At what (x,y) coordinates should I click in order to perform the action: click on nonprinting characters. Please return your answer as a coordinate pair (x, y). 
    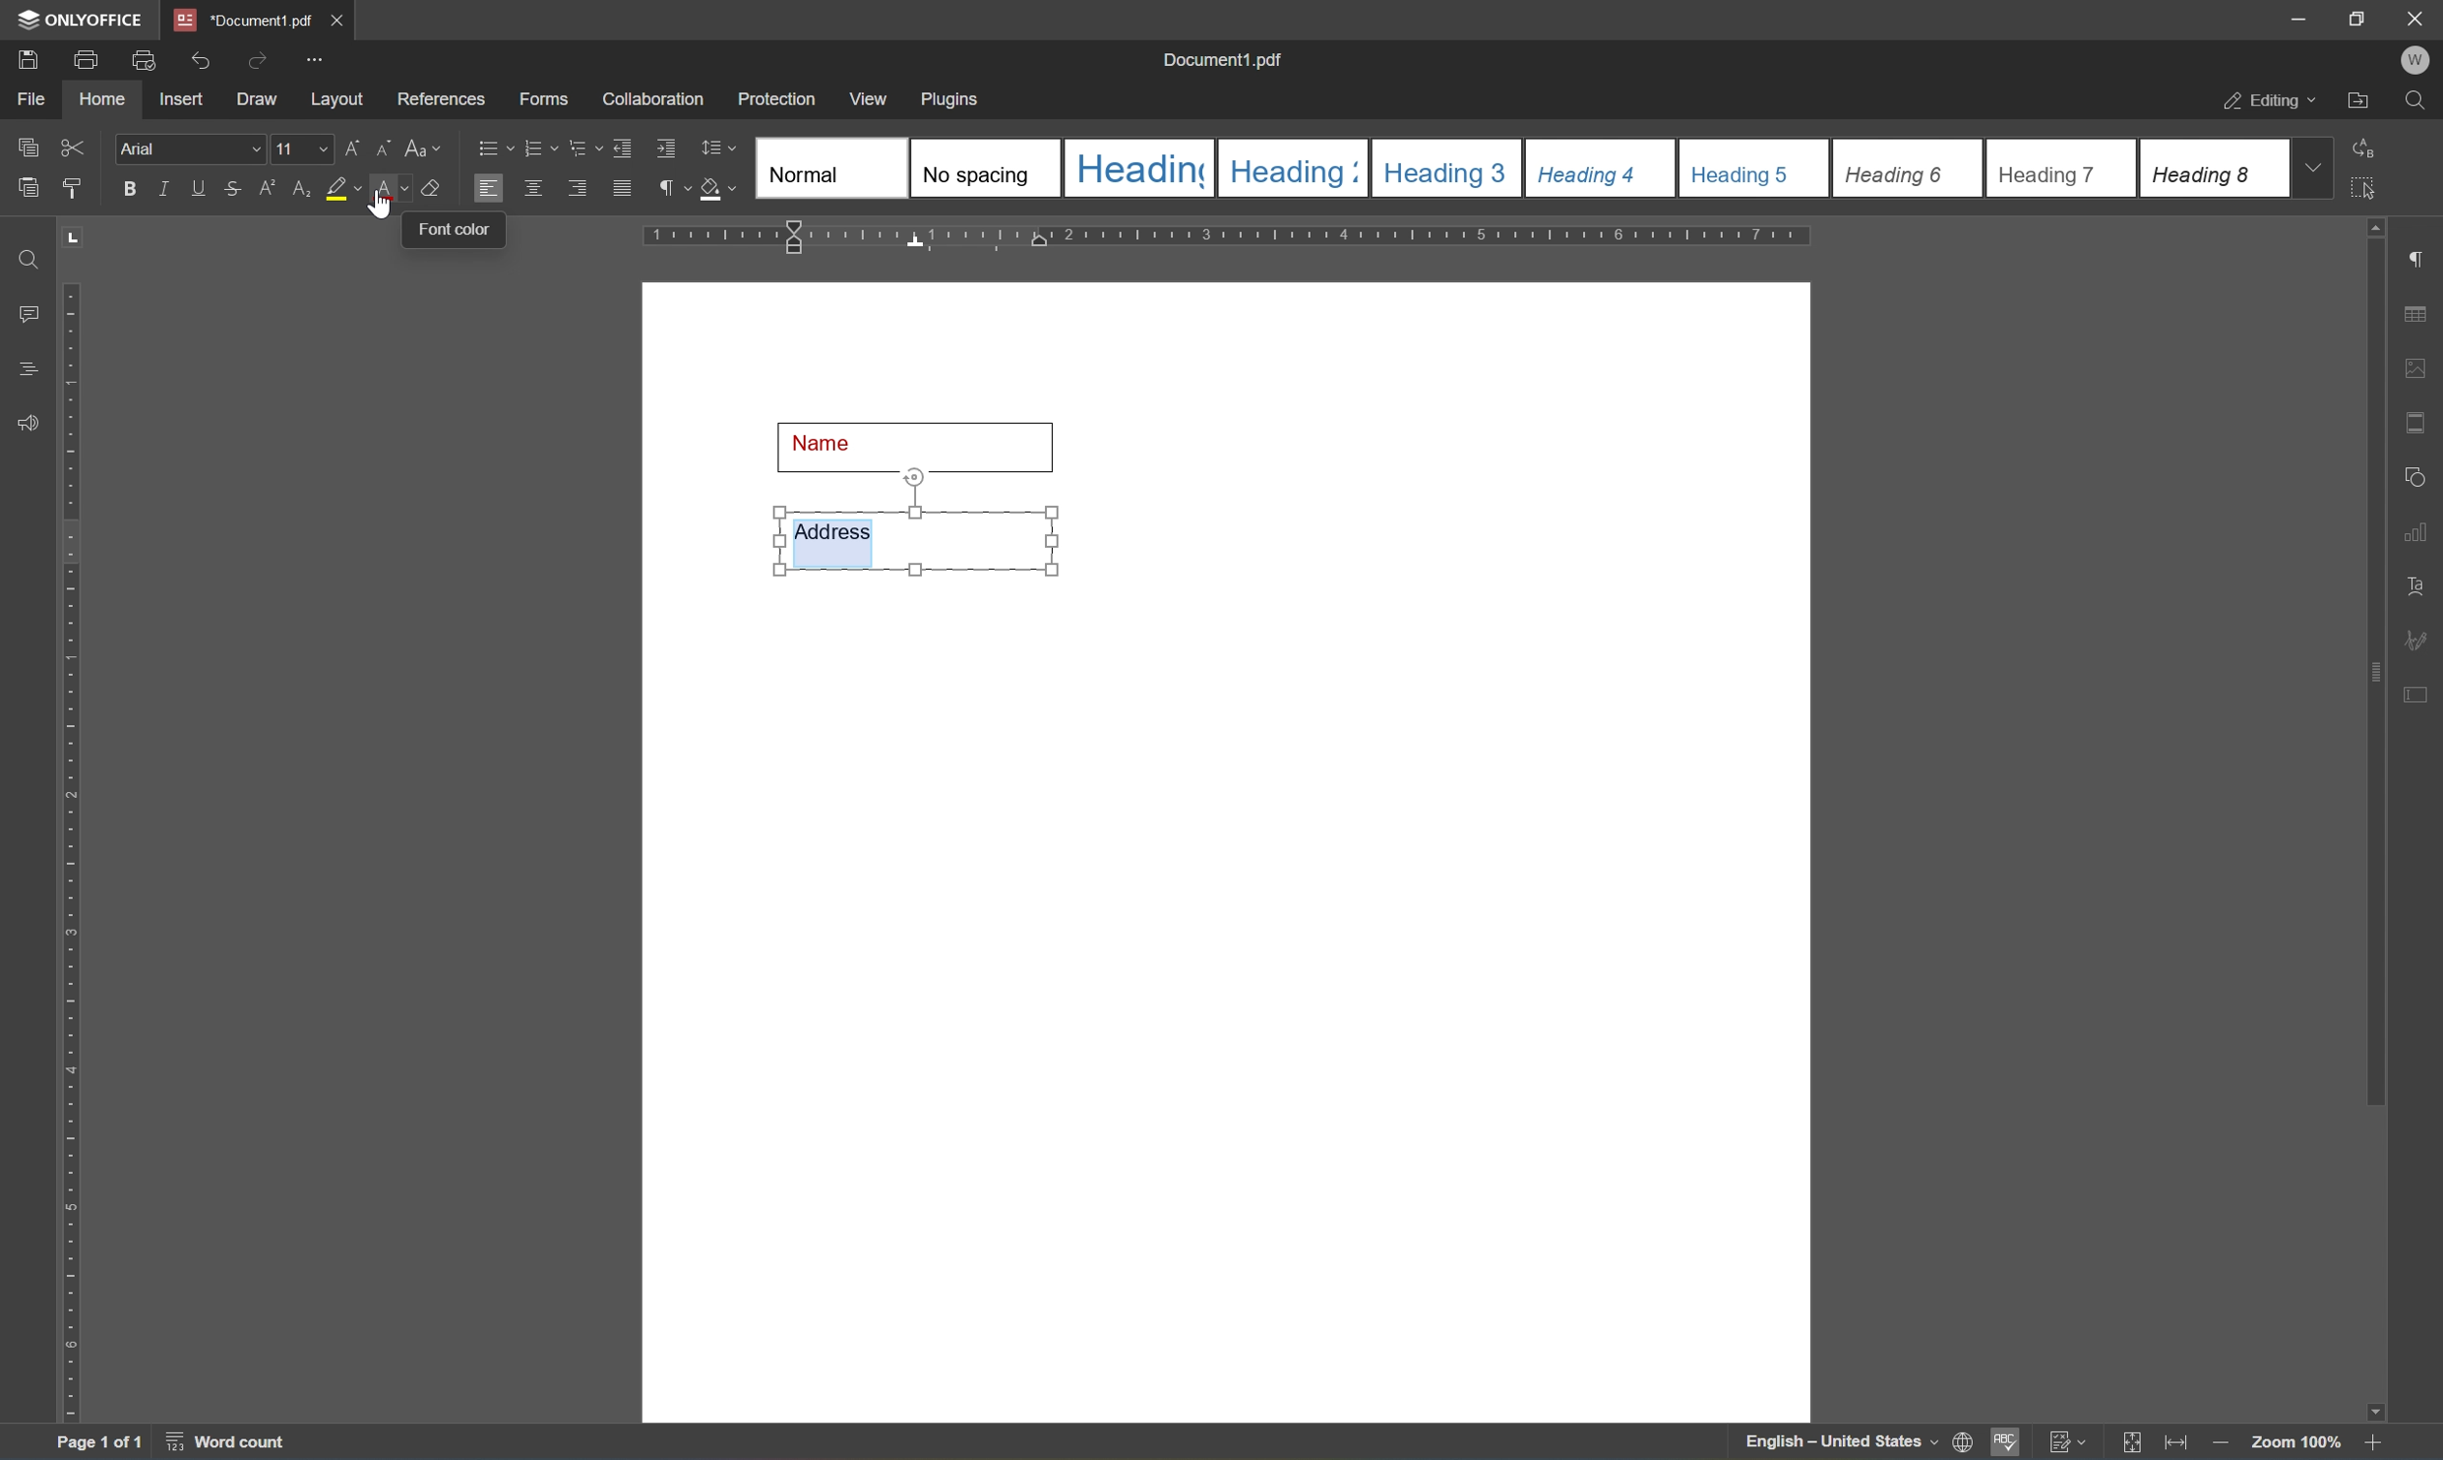
    Looking at the image, I should click on (675, 187).